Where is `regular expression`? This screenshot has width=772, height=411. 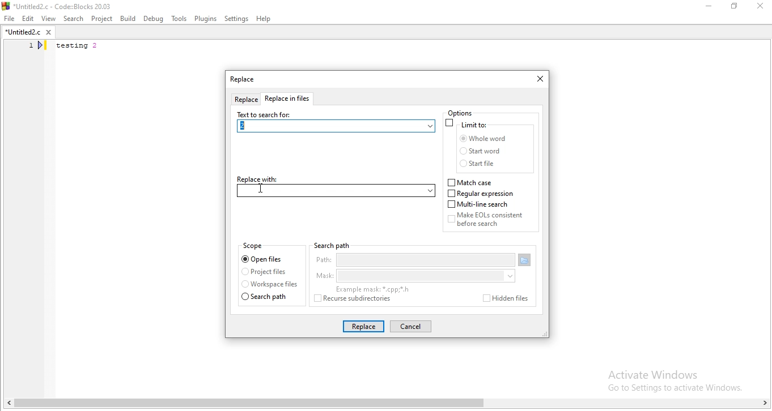
regular expression is located at coordinates (482, 194).